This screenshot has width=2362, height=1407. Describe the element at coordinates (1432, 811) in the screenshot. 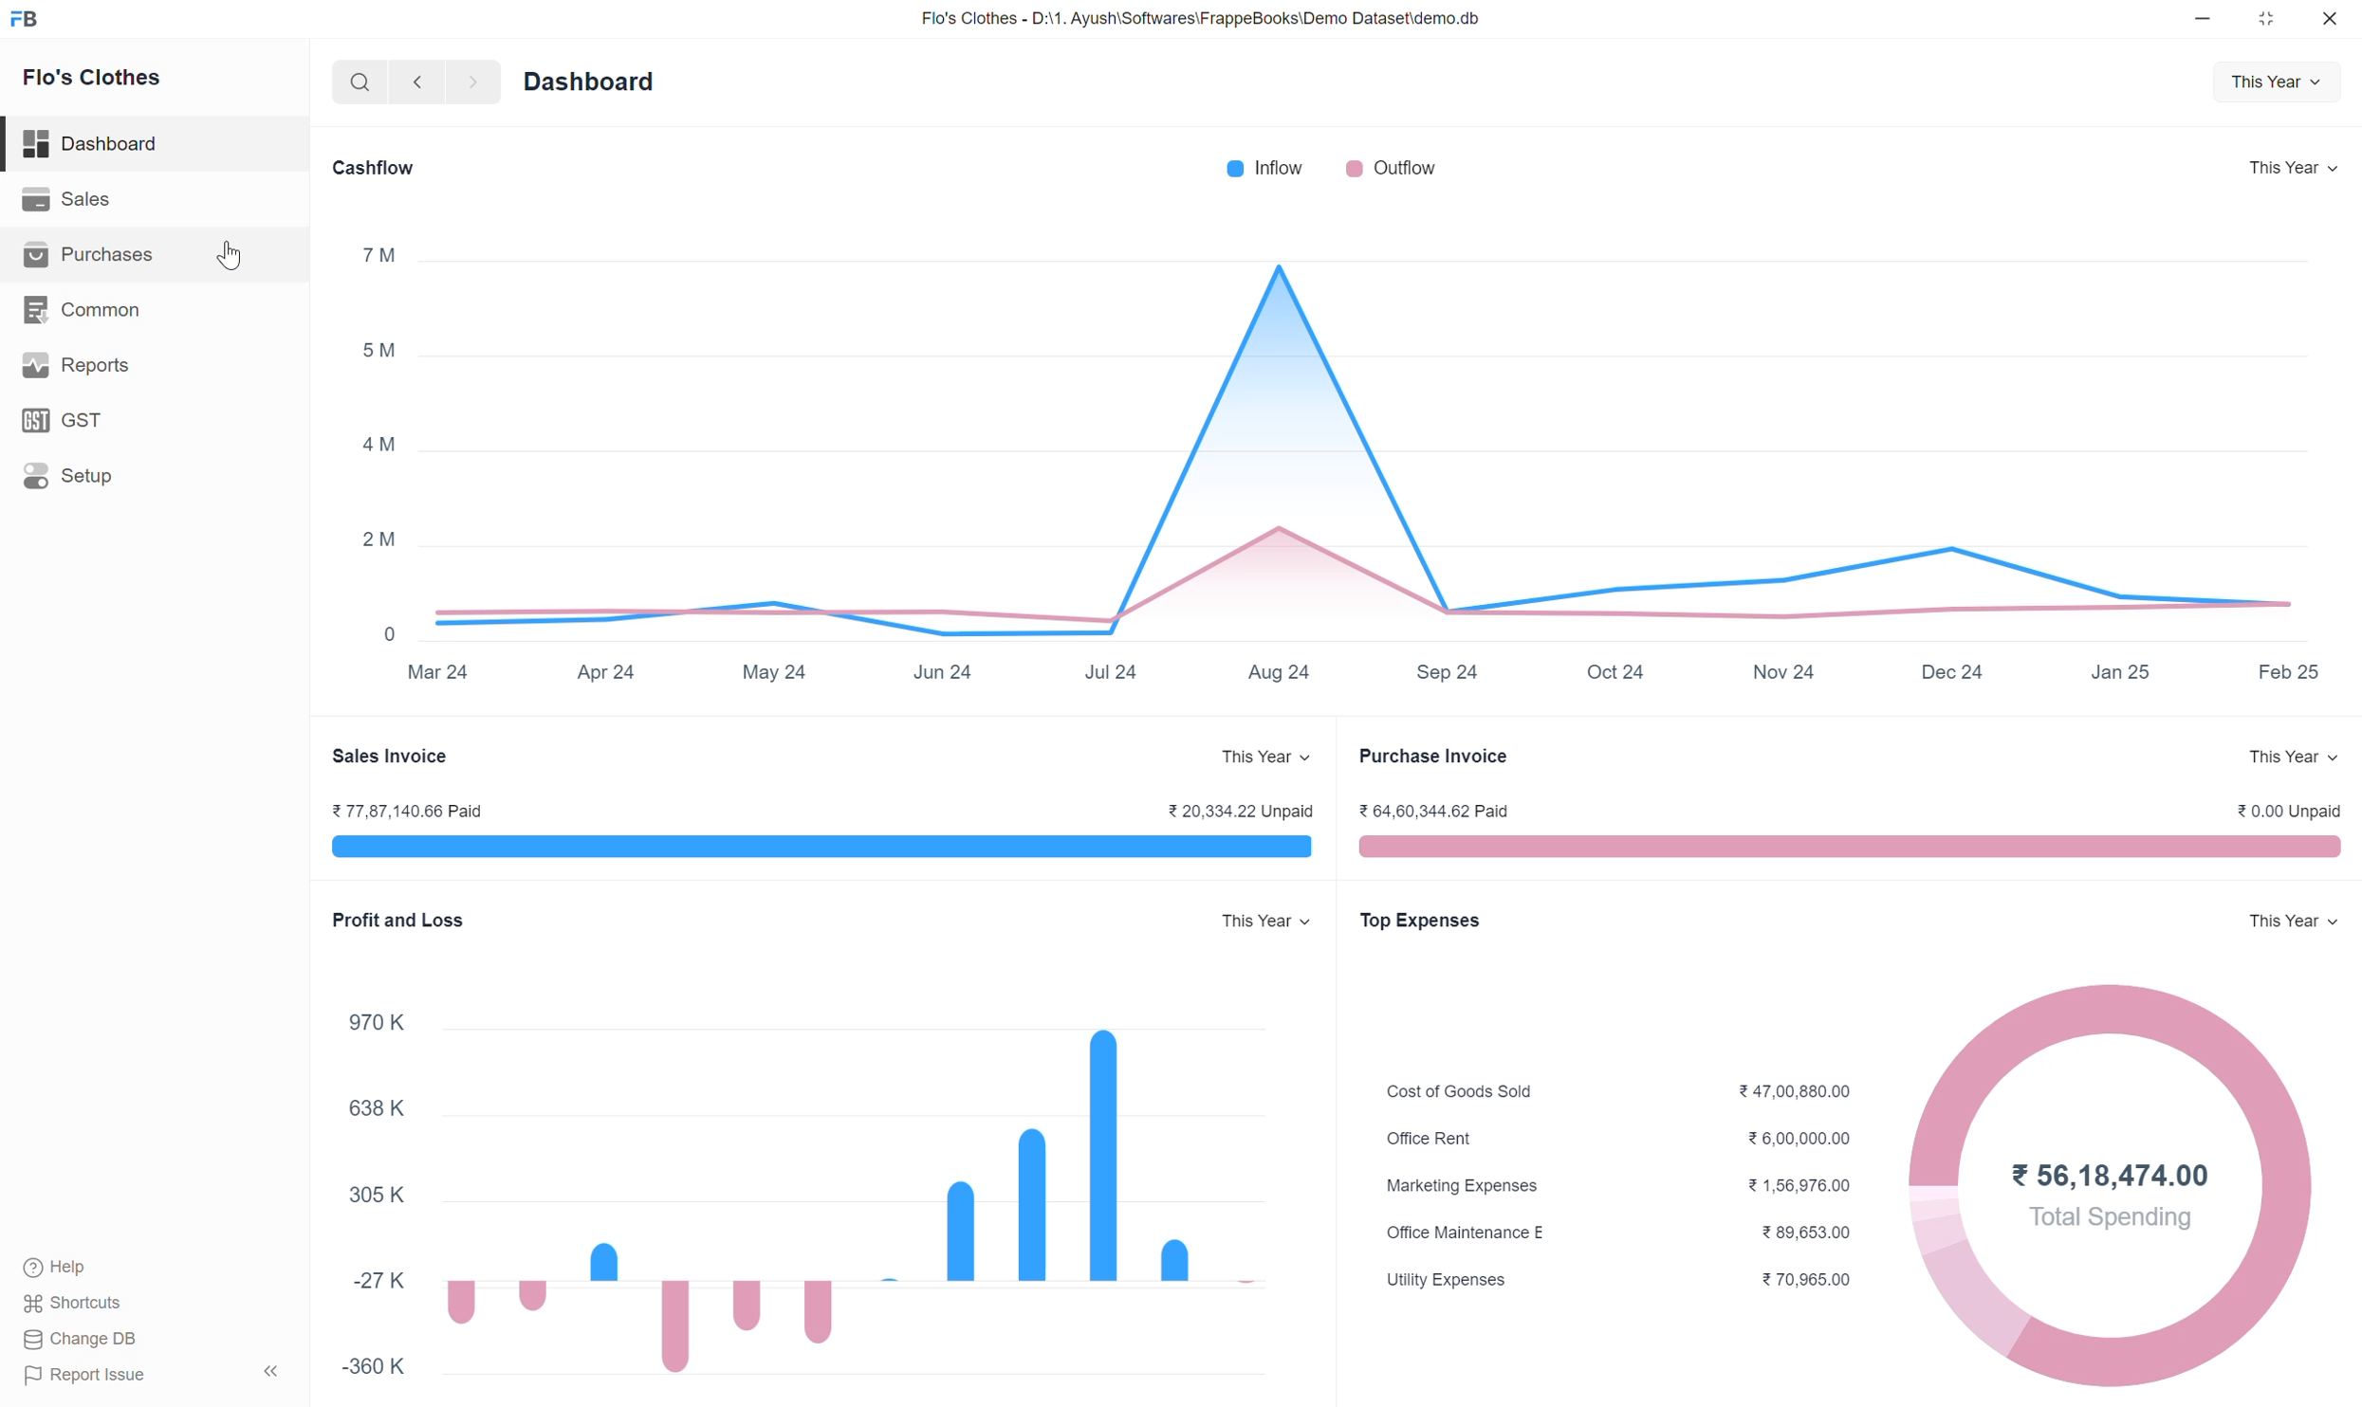

I see `64,60,344.62 Paid` at that location.